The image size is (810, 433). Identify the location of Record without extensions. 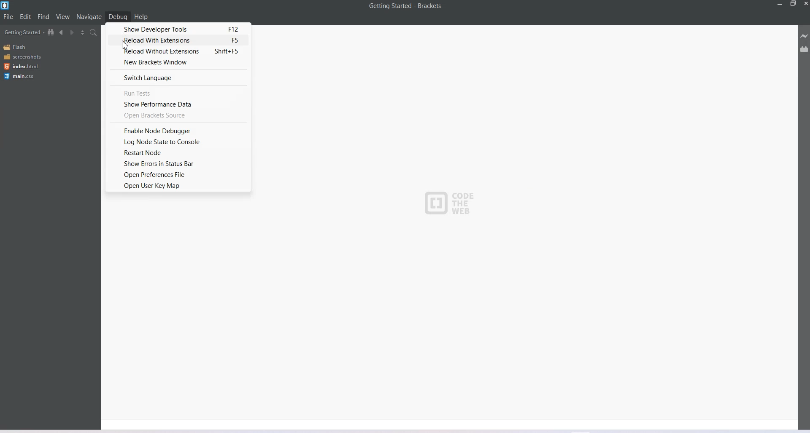
(179, 51).